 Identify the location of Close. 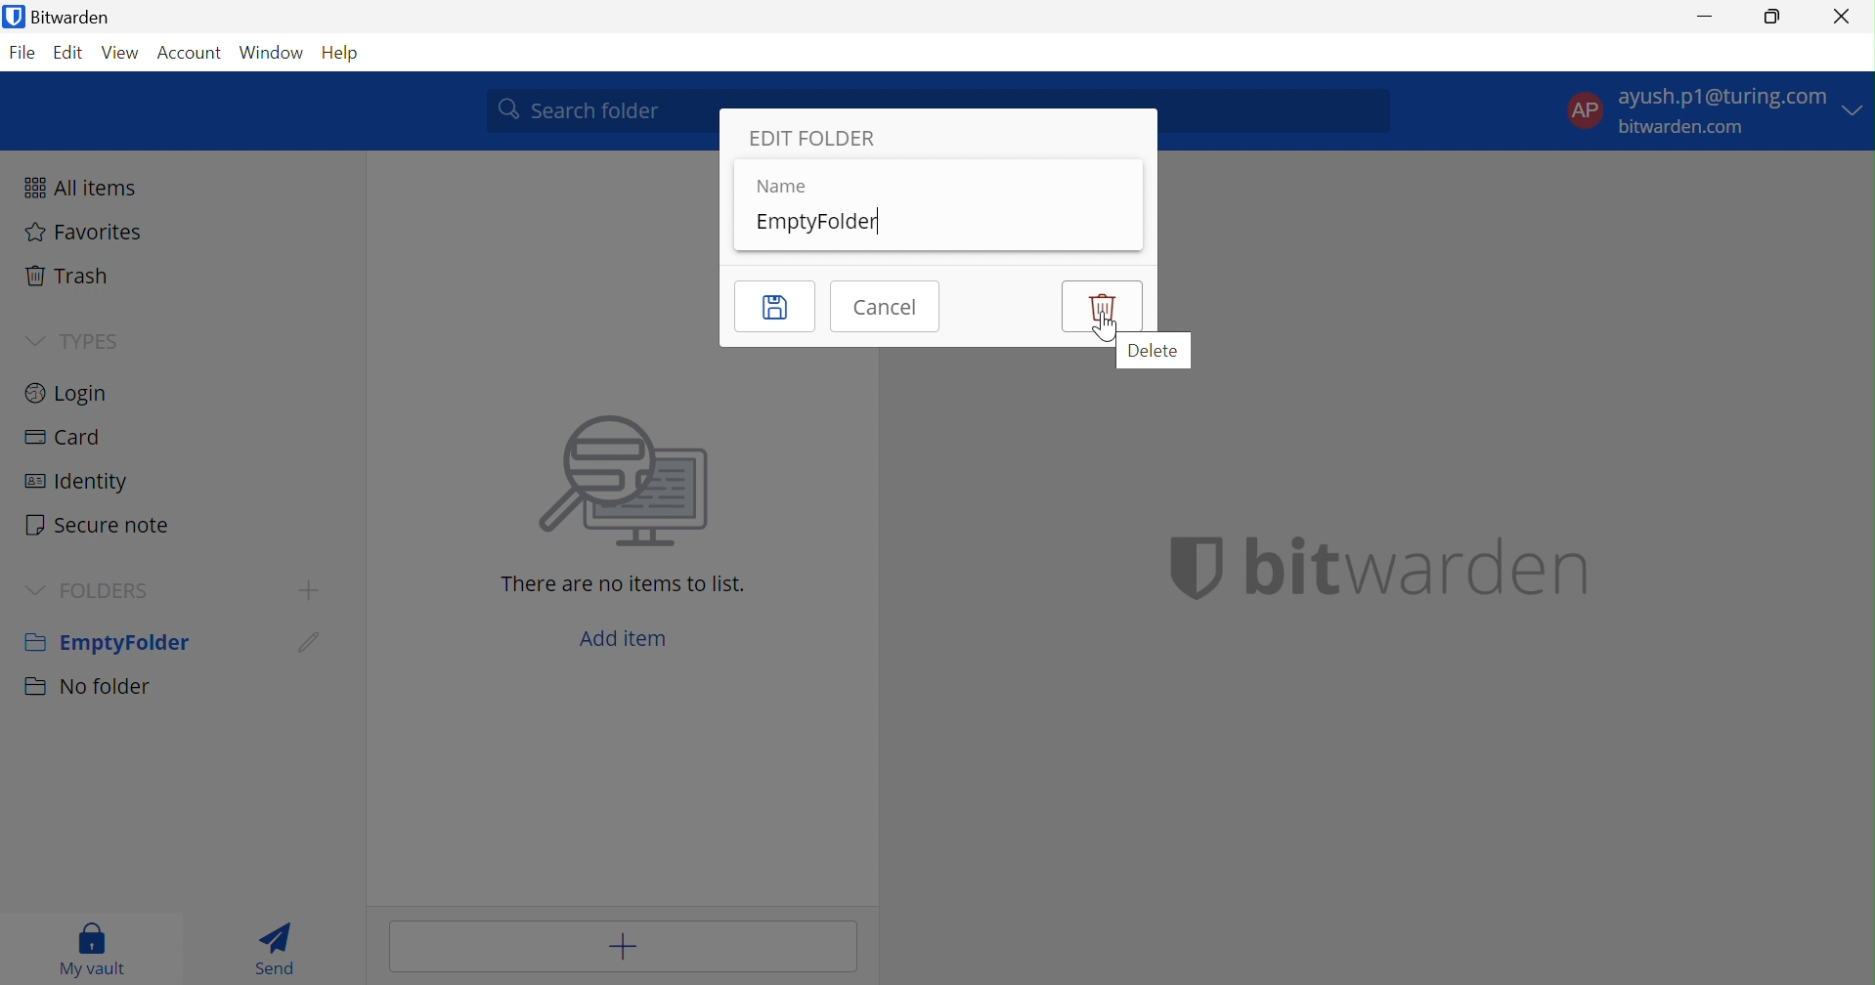
(1842, 18).